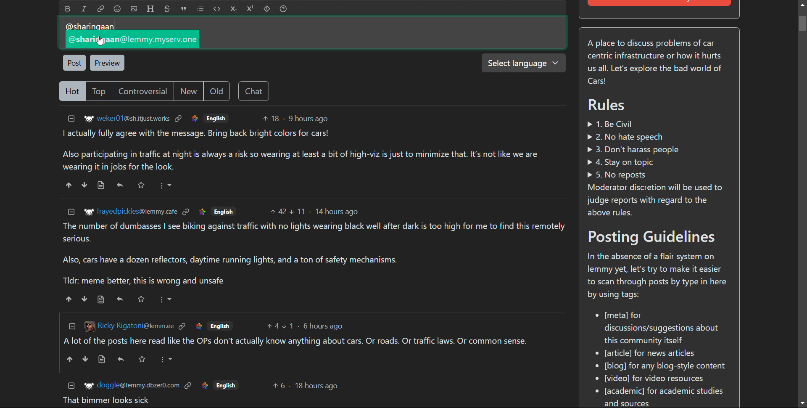  I want to click on quote, so click(184, 9).